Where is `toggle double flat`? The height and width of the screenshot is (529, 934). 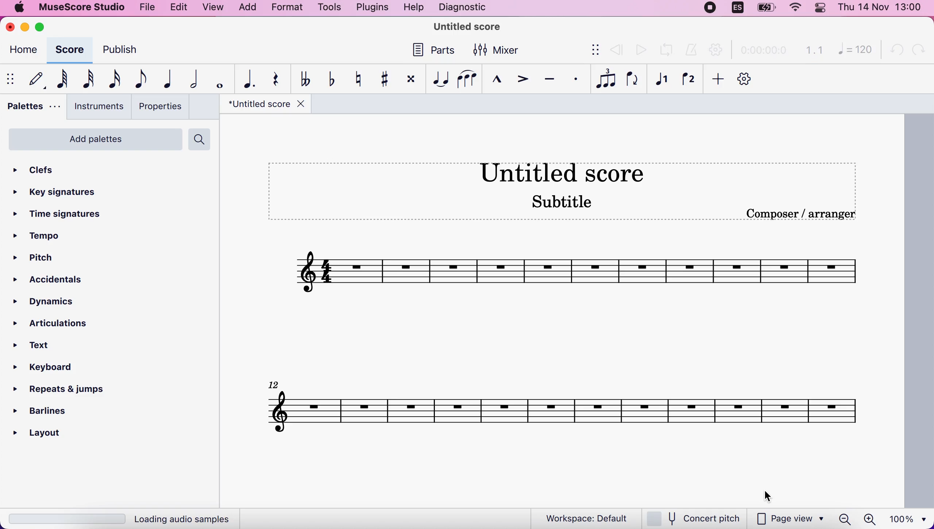 toggle double flat is located at coordinates (301, 80).